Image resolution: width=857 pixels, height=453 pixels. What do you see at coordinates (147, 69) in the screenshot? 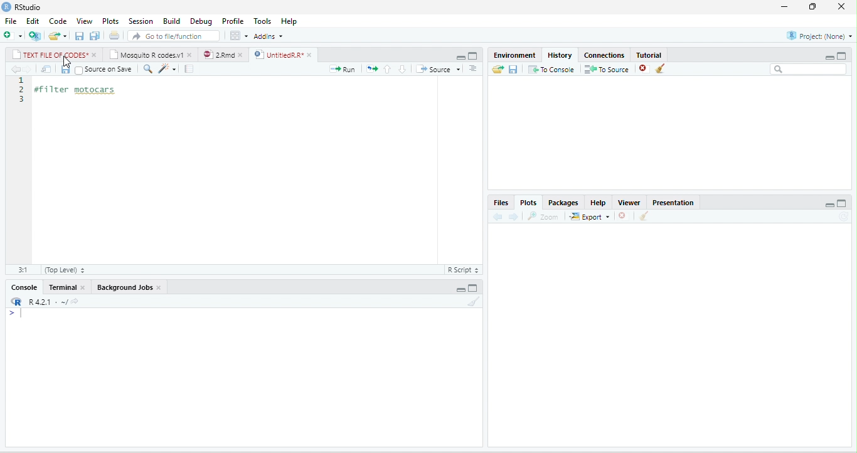
I see `search` at bounding box center [147, 69].